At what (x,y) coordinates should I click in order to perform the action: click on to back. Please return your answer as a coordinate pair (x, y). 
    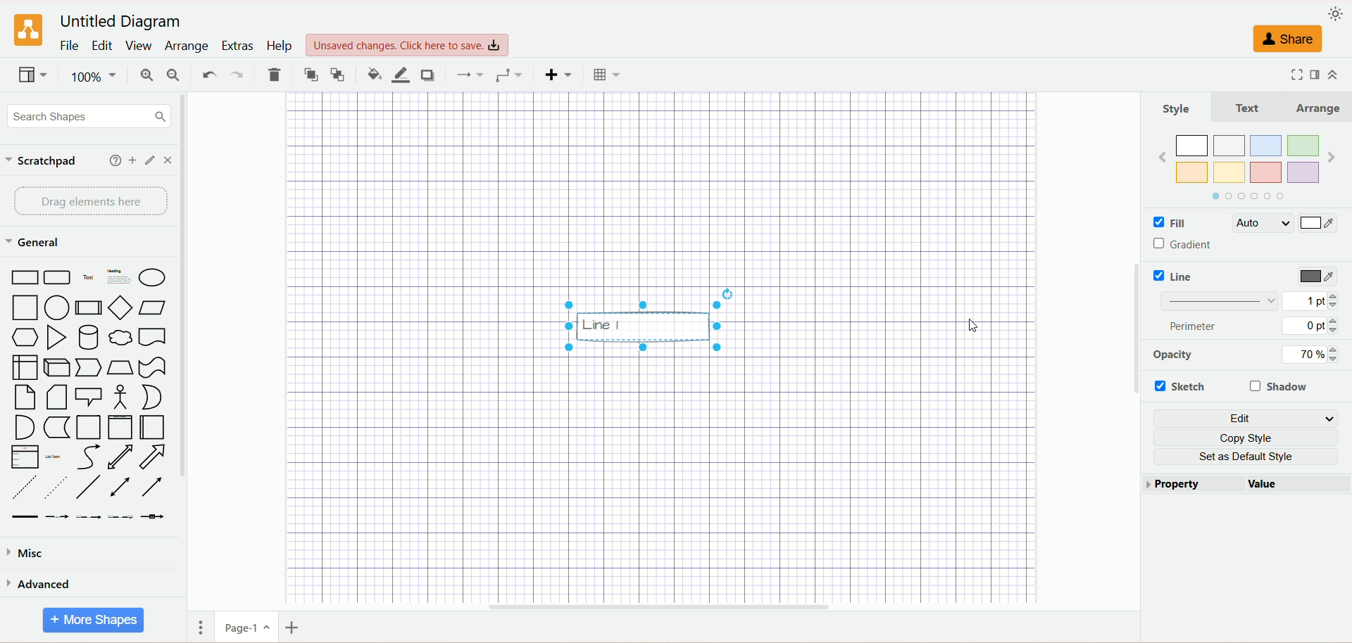
    Looking at the image, I should click on (339, 75).